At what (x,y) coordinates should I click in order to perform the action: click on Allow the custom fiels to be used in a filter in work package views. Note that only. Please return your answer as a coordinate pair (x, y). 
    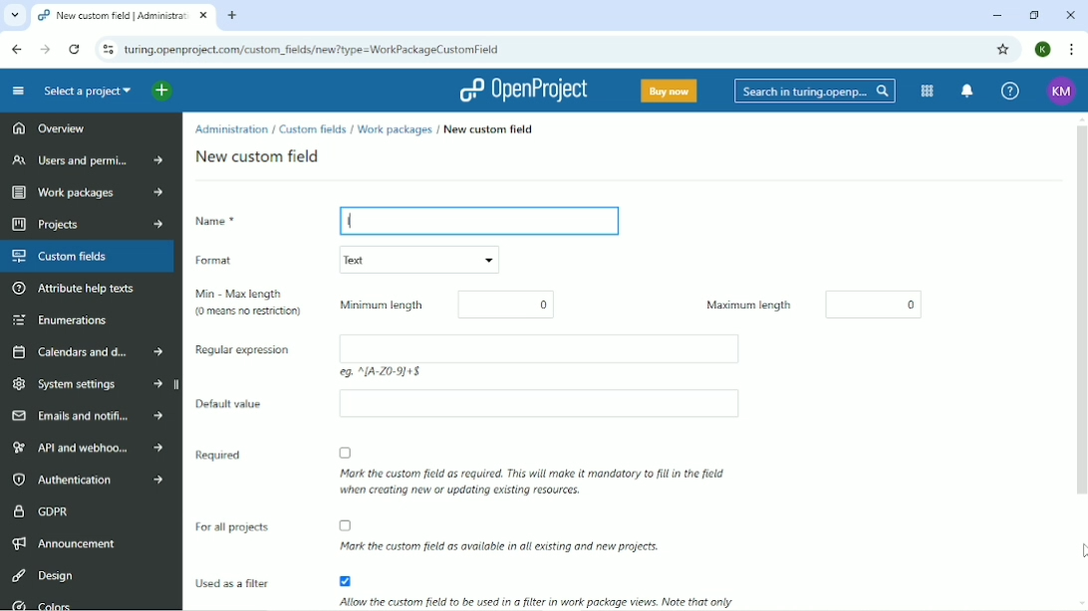
    Looking at the image, I should click on (529, 590).